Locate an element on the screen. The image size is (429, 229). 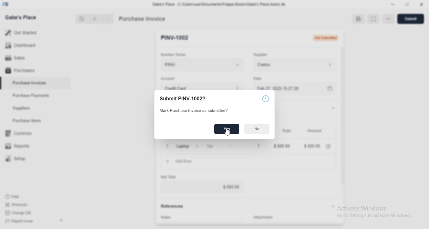
Add invoice terms is located at coordinates (202, 222).